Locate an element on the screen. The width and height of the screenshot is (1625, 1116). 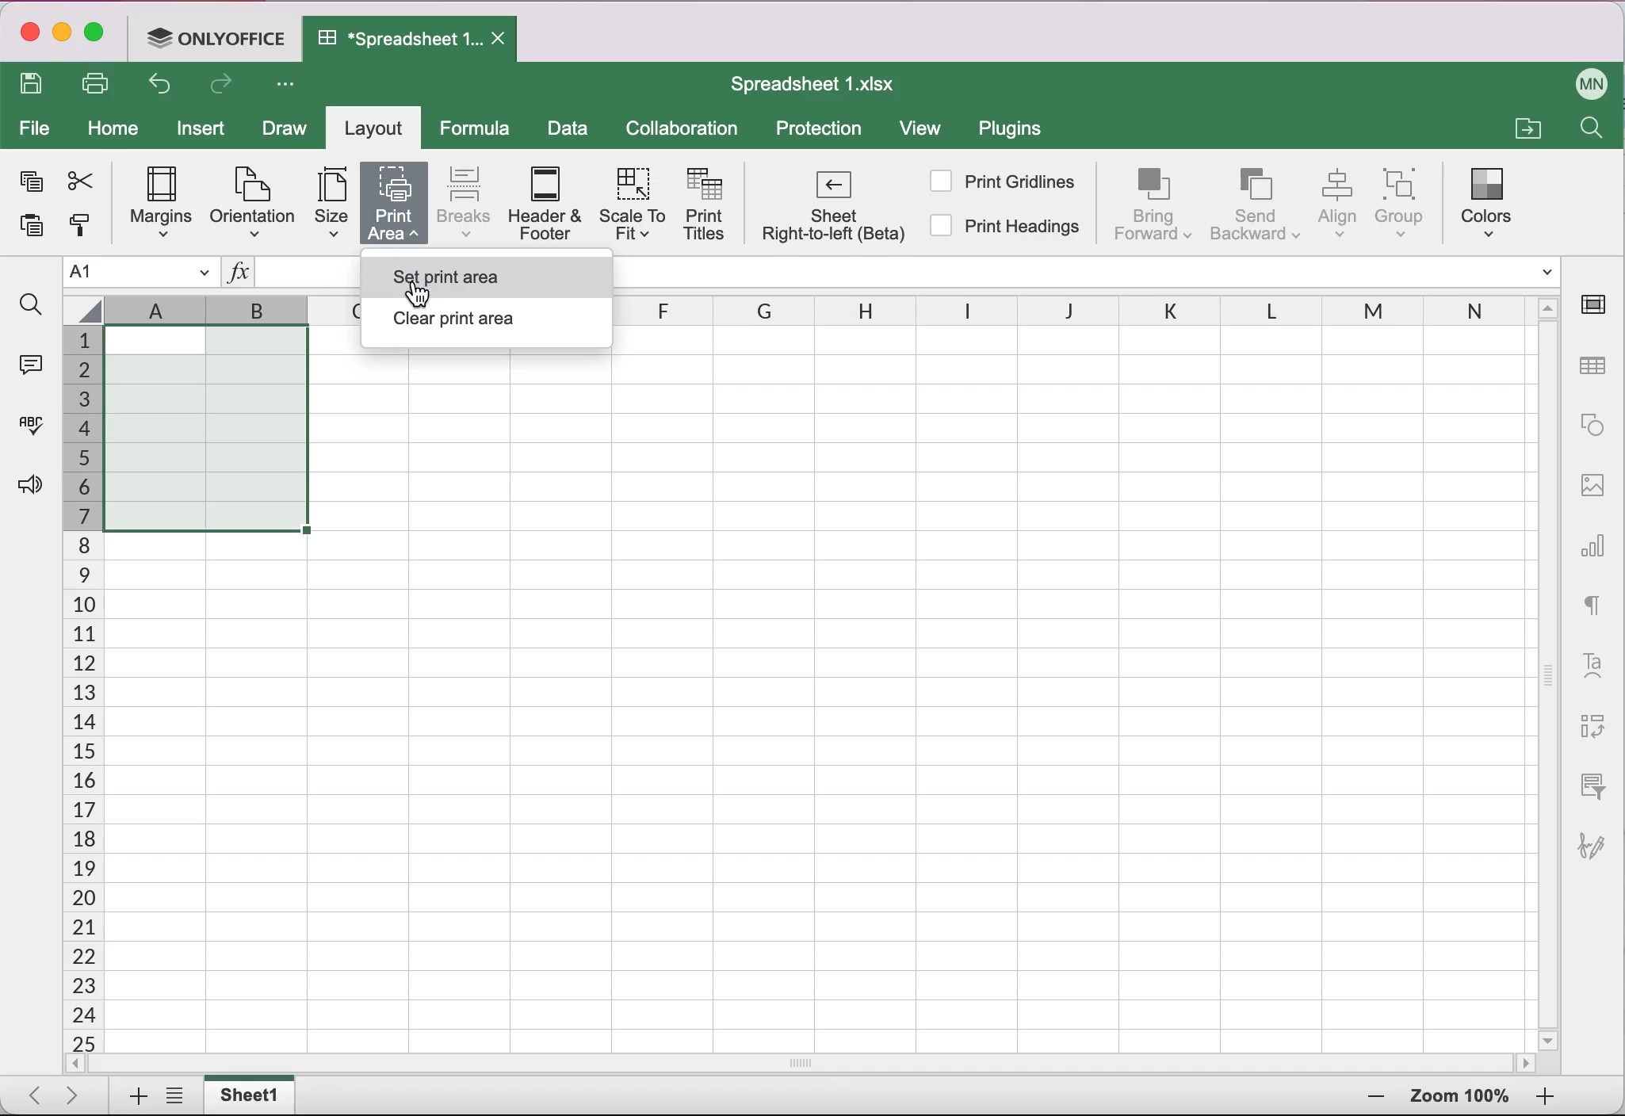
Cursor is located at coordinates (412, 277).